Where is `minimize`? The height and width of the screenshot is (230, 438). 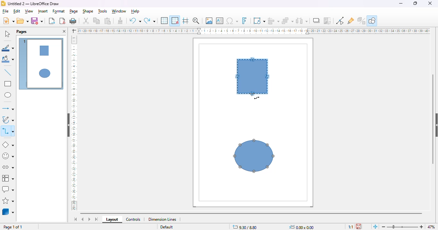
minimize is located at coordinates (401, 4).